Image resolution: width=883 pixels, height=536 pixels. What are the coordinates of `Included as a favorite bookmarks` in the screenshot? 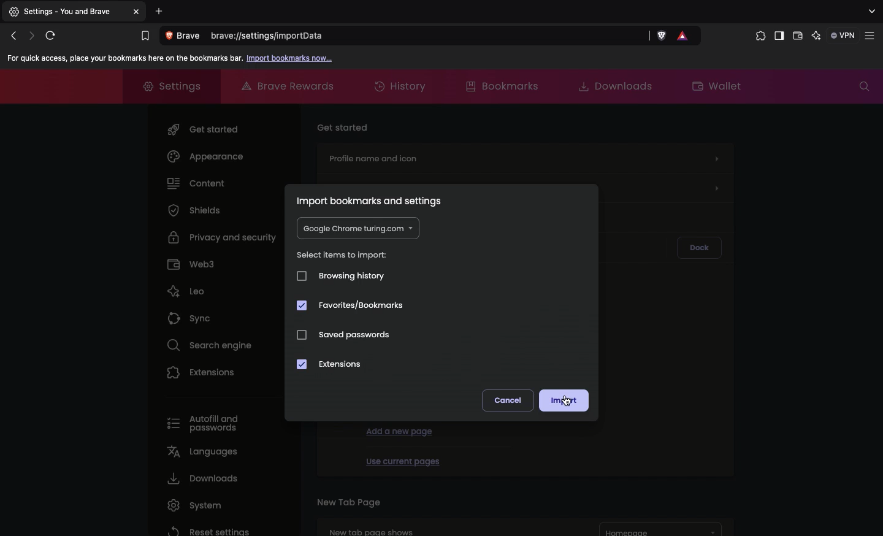 It's located at (351, 306).